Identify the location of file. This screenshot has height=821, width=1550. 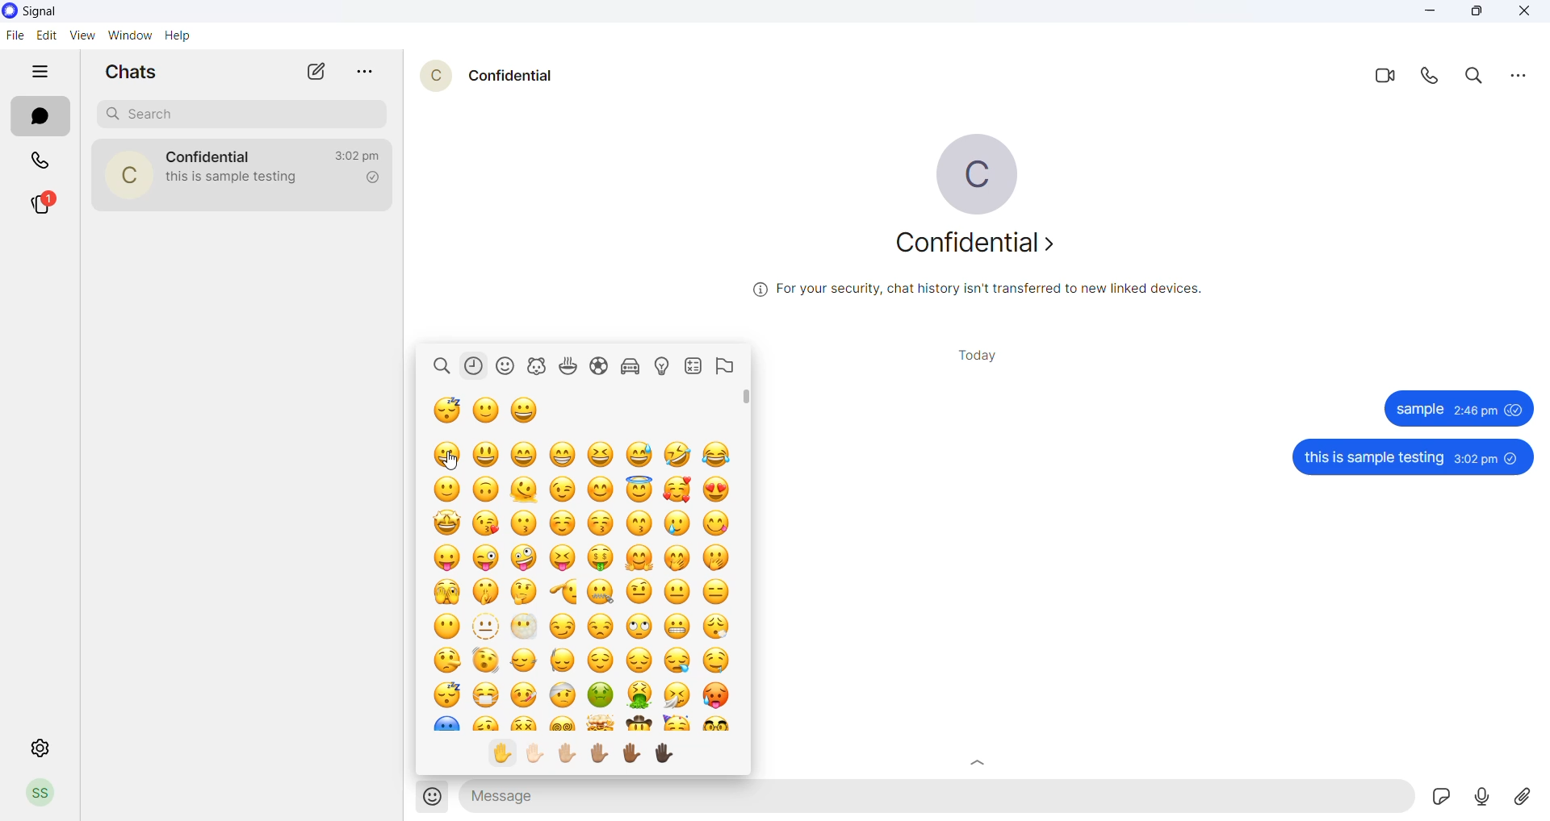
(15, 36).